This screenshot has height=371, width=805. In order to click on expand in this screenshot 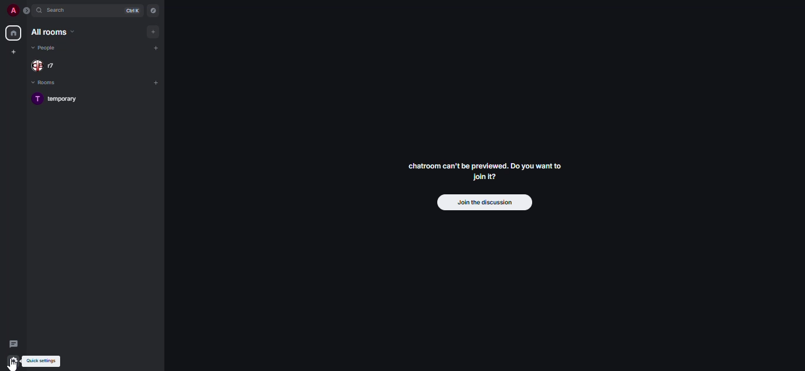, I will do `click(24, 11)`.